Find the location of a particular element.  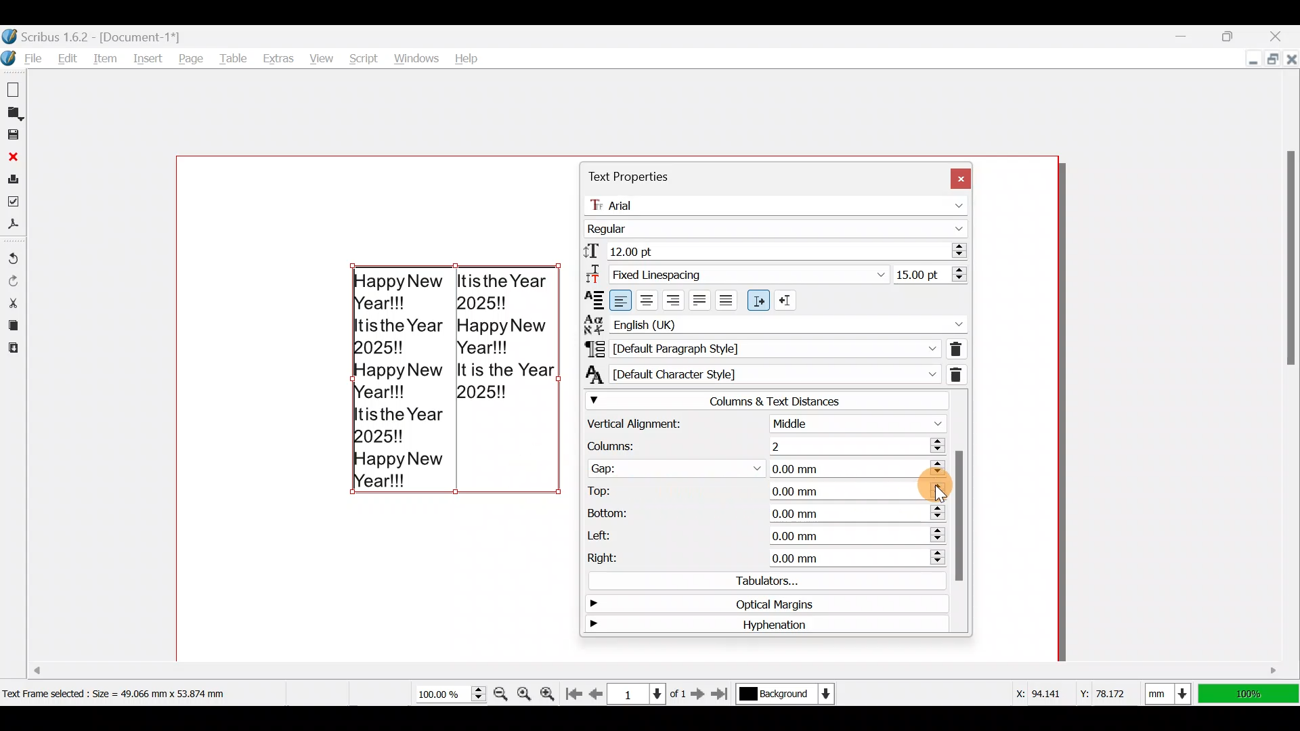

Zoom in by the stepping value in tools preferences is located at coordinates (548, 693).